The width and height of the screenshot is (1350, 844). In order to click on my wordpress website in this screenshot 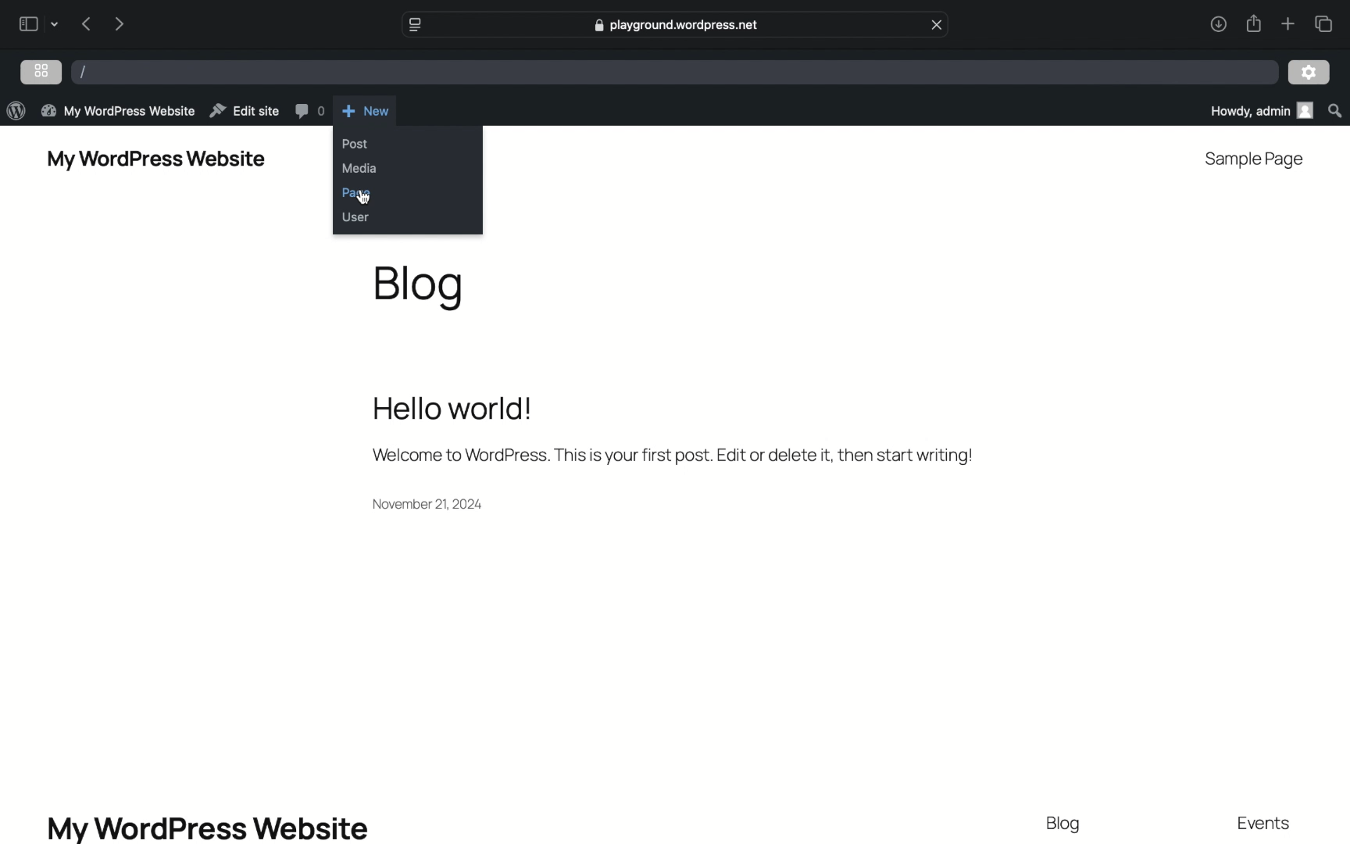, I will do `click(207, 828)`.